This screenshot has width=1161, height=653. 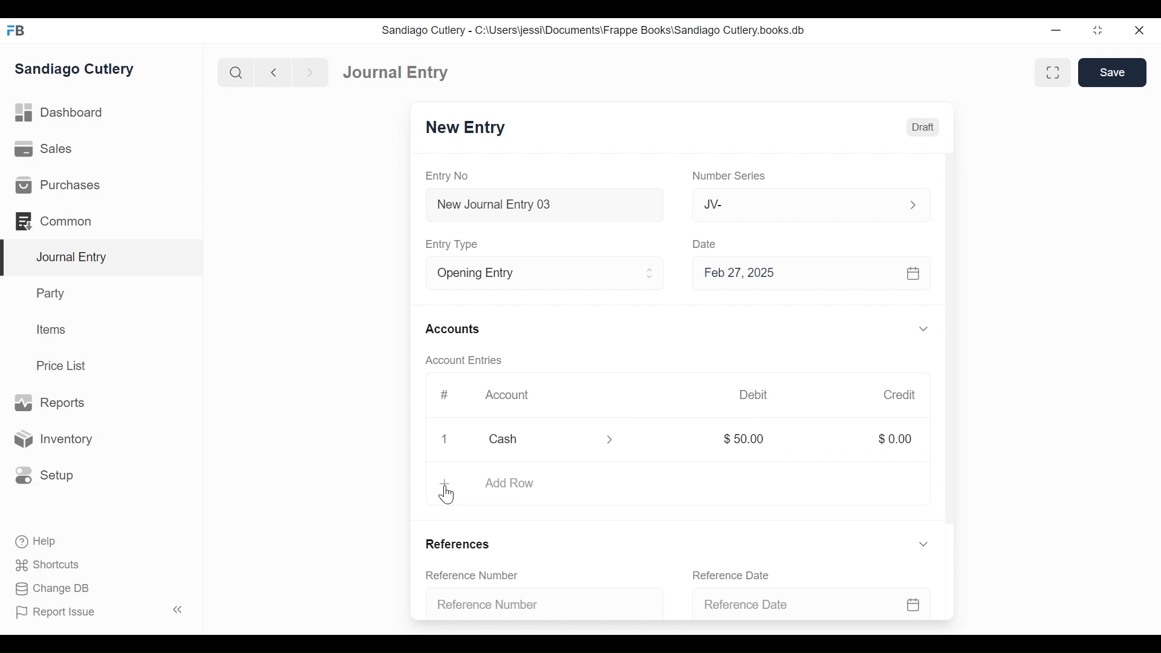 I want to click on References, so click(x=463, y=542).